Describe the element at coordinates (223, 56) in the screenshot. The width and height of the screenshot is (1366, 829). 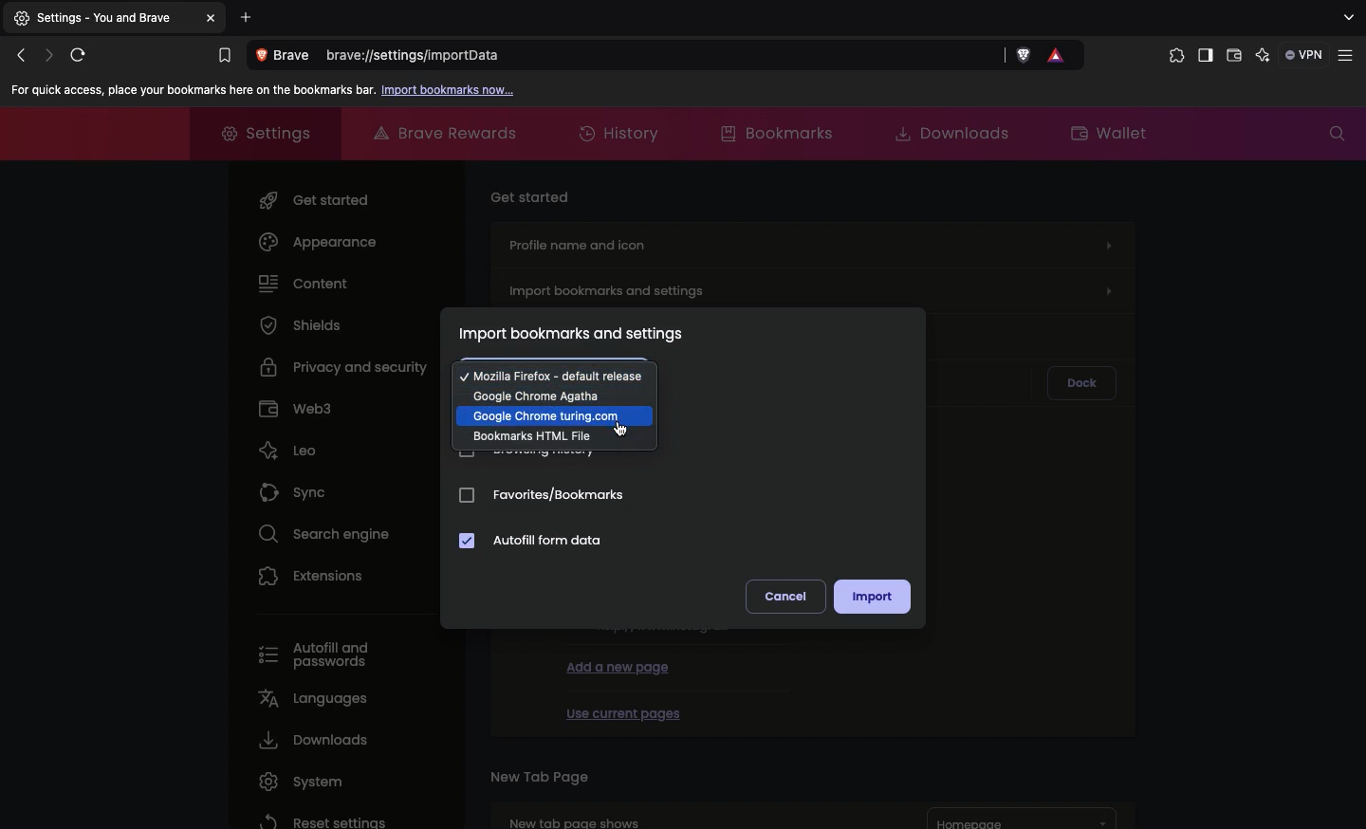
I see `Bookmarks` at that location.